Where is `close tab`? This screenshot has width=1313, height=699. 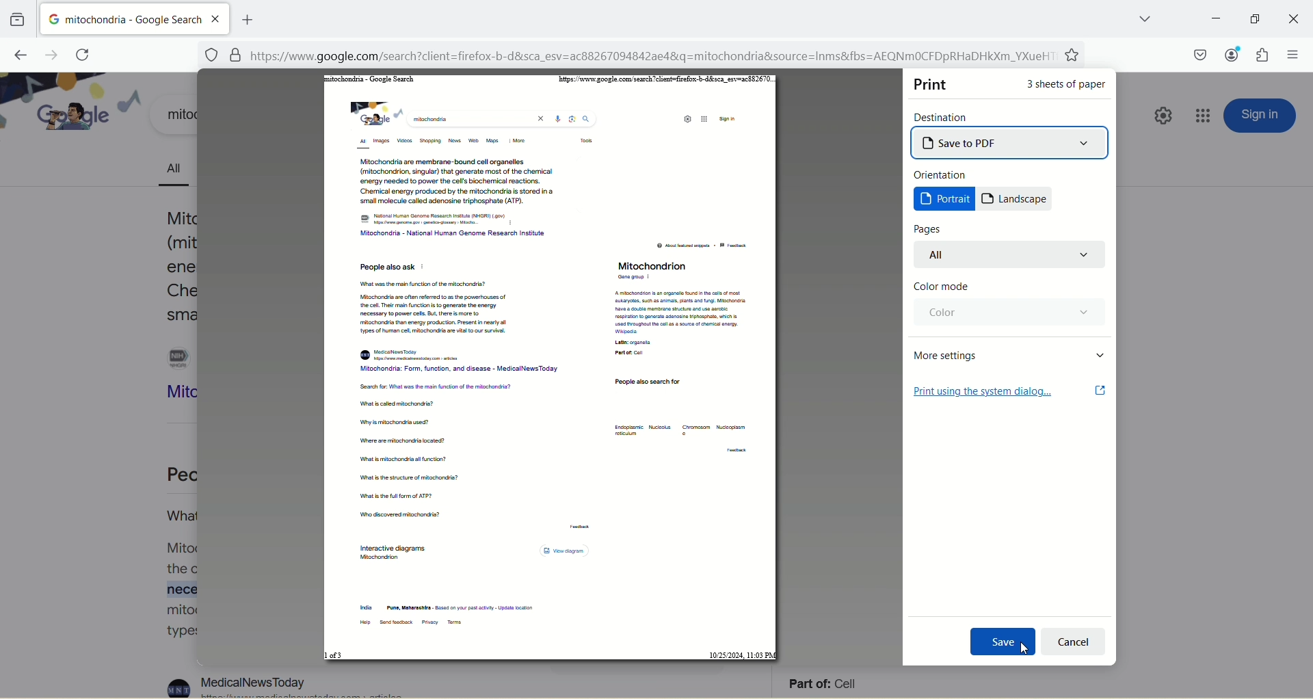 close tab is located at coordinates (217, 18).